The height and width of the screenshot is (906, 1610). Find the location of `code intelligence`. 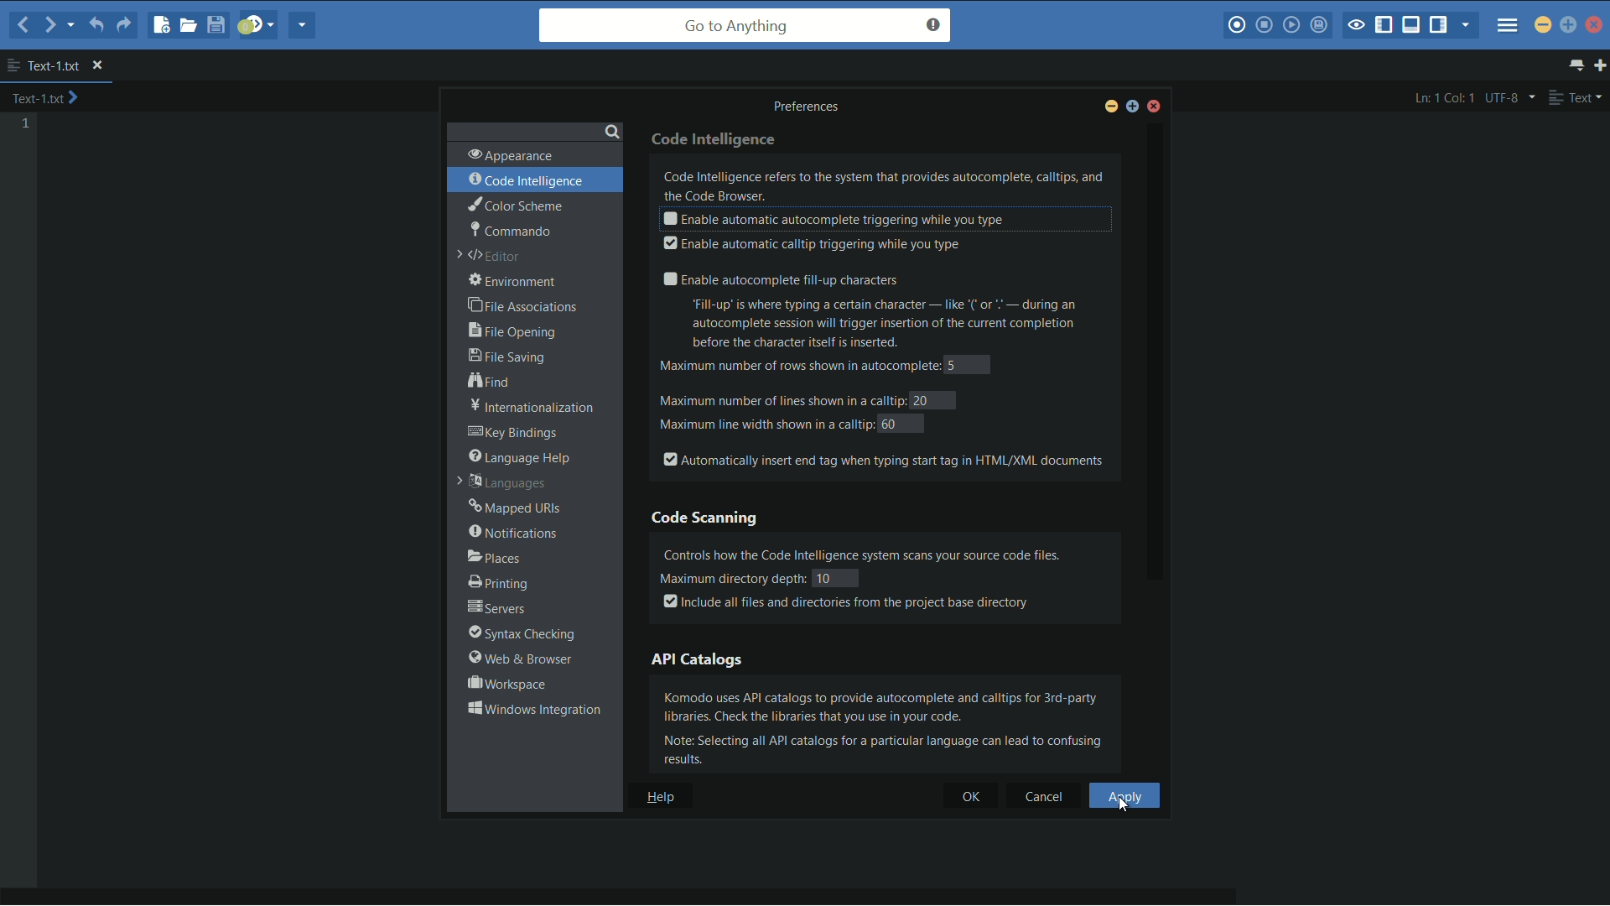

code intelligence is located at coordinates (527, 180).